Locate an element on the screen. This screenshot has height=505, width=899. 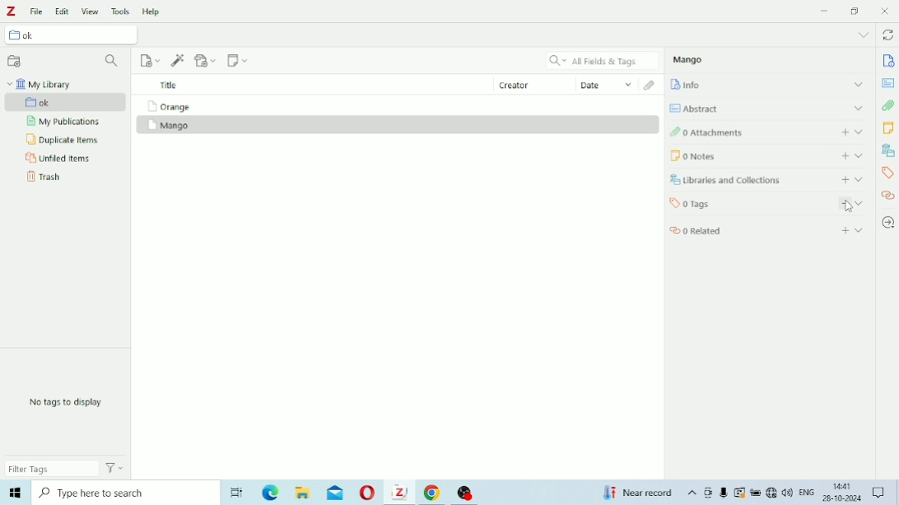
Abstract is located at coordinates (768, 106).